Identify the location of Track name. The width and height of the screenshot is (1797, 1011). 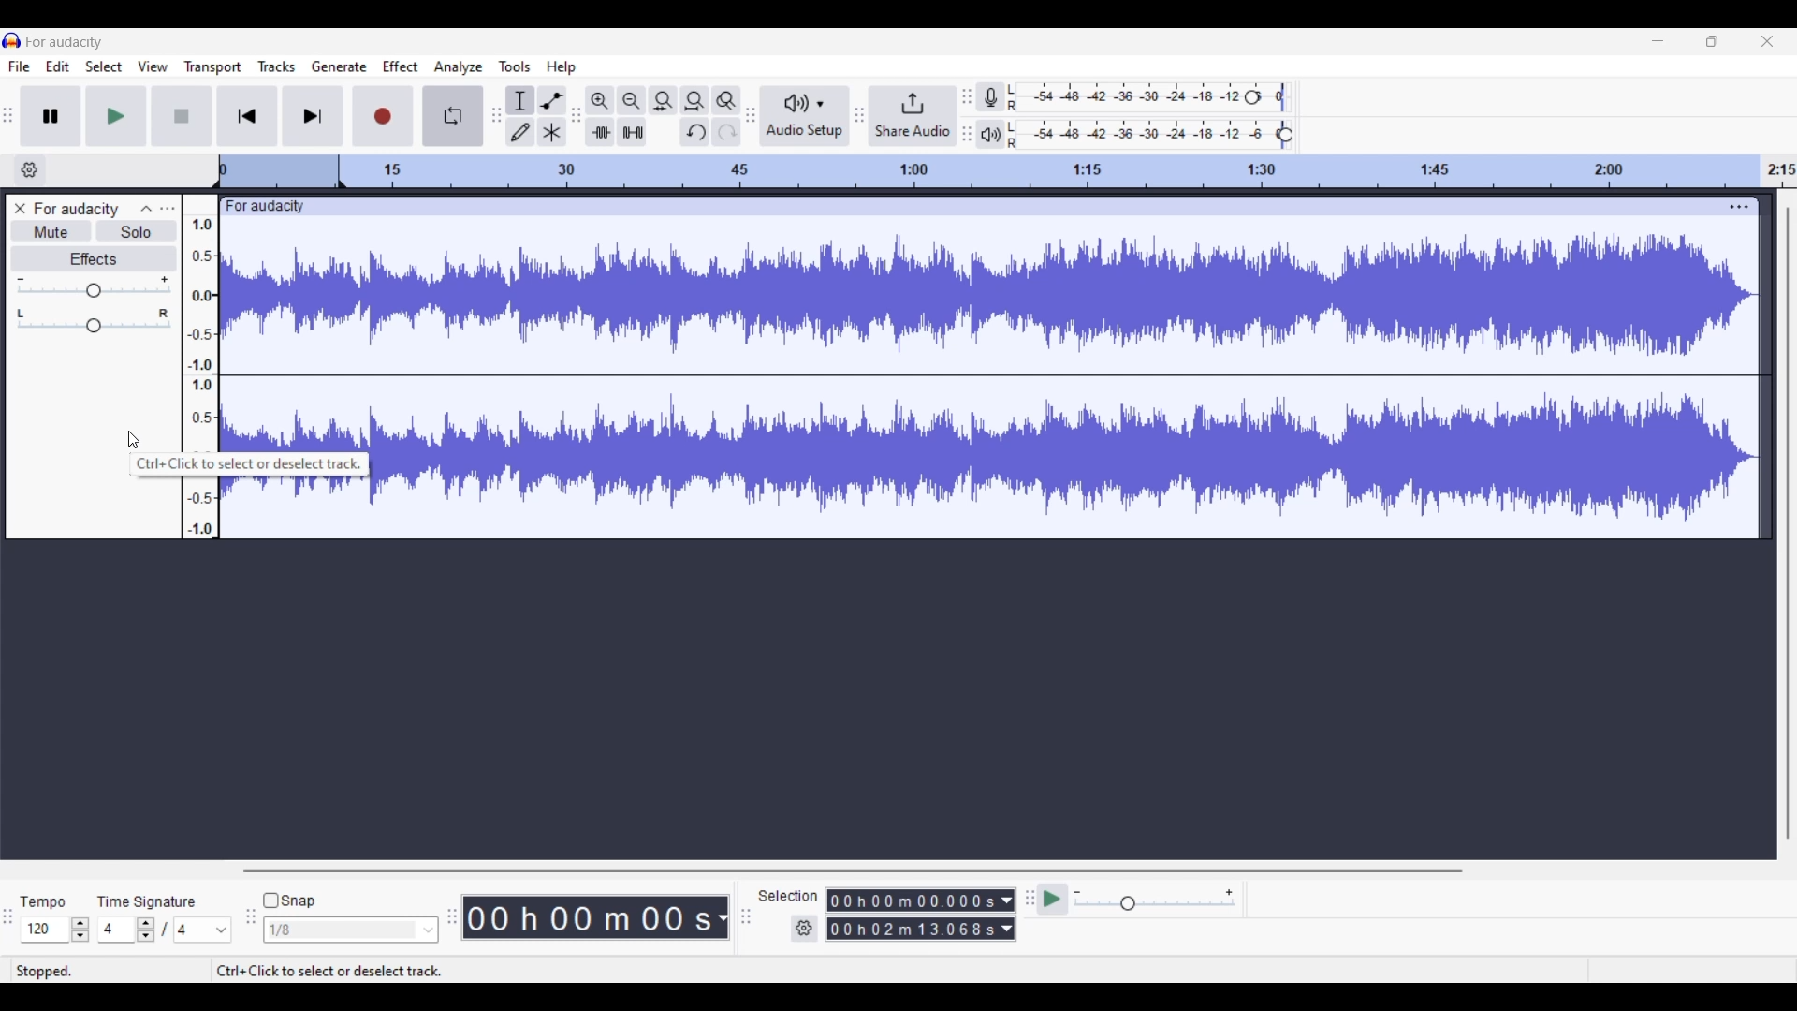
(266, 207).